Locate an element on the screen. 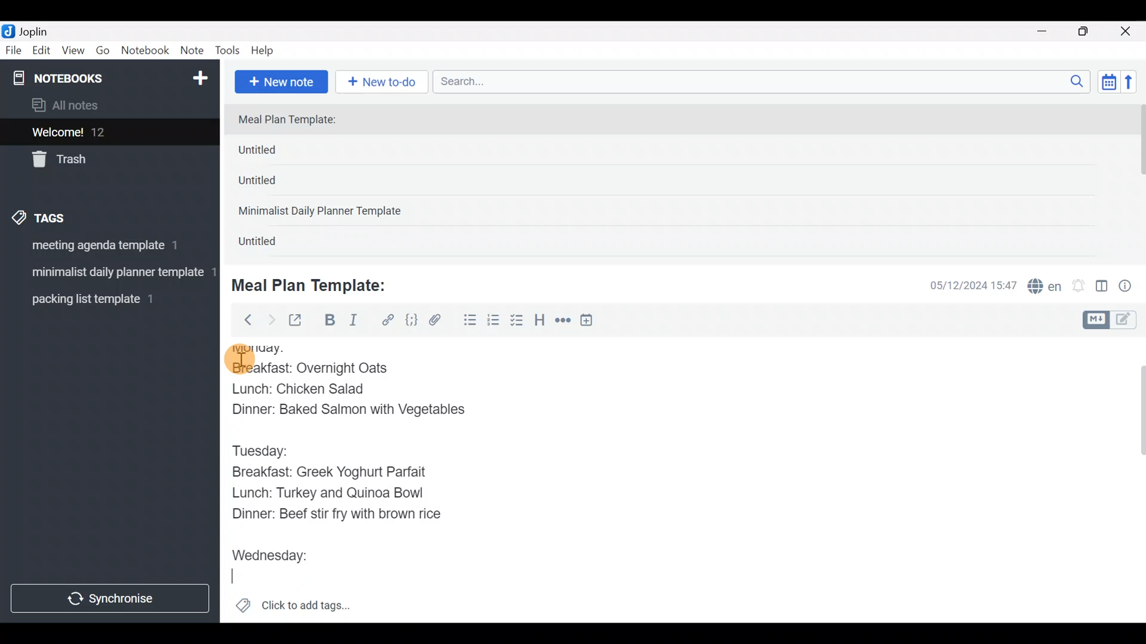 This screenshot has width=1146, height=644. Scroll bar is located at coordinates (1133, 479).